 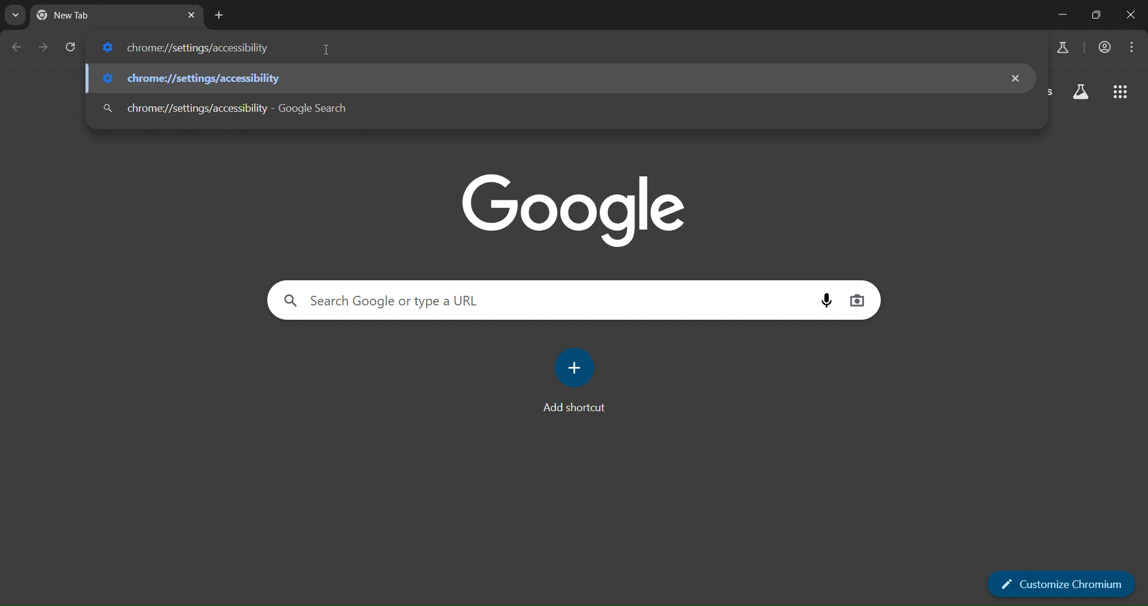 What do you see at coordinates (1015, 78) in the screenshot?
I see `close` at bounding box center [1015, 78].